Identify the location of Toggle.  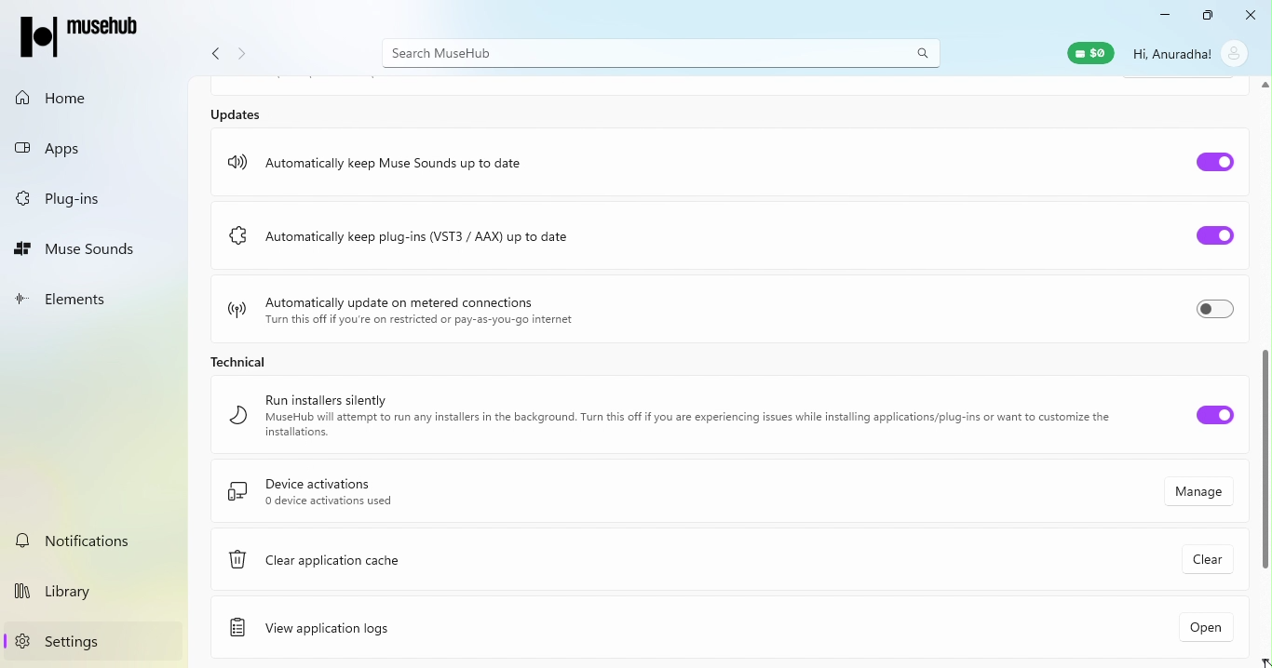
(1211, 421).